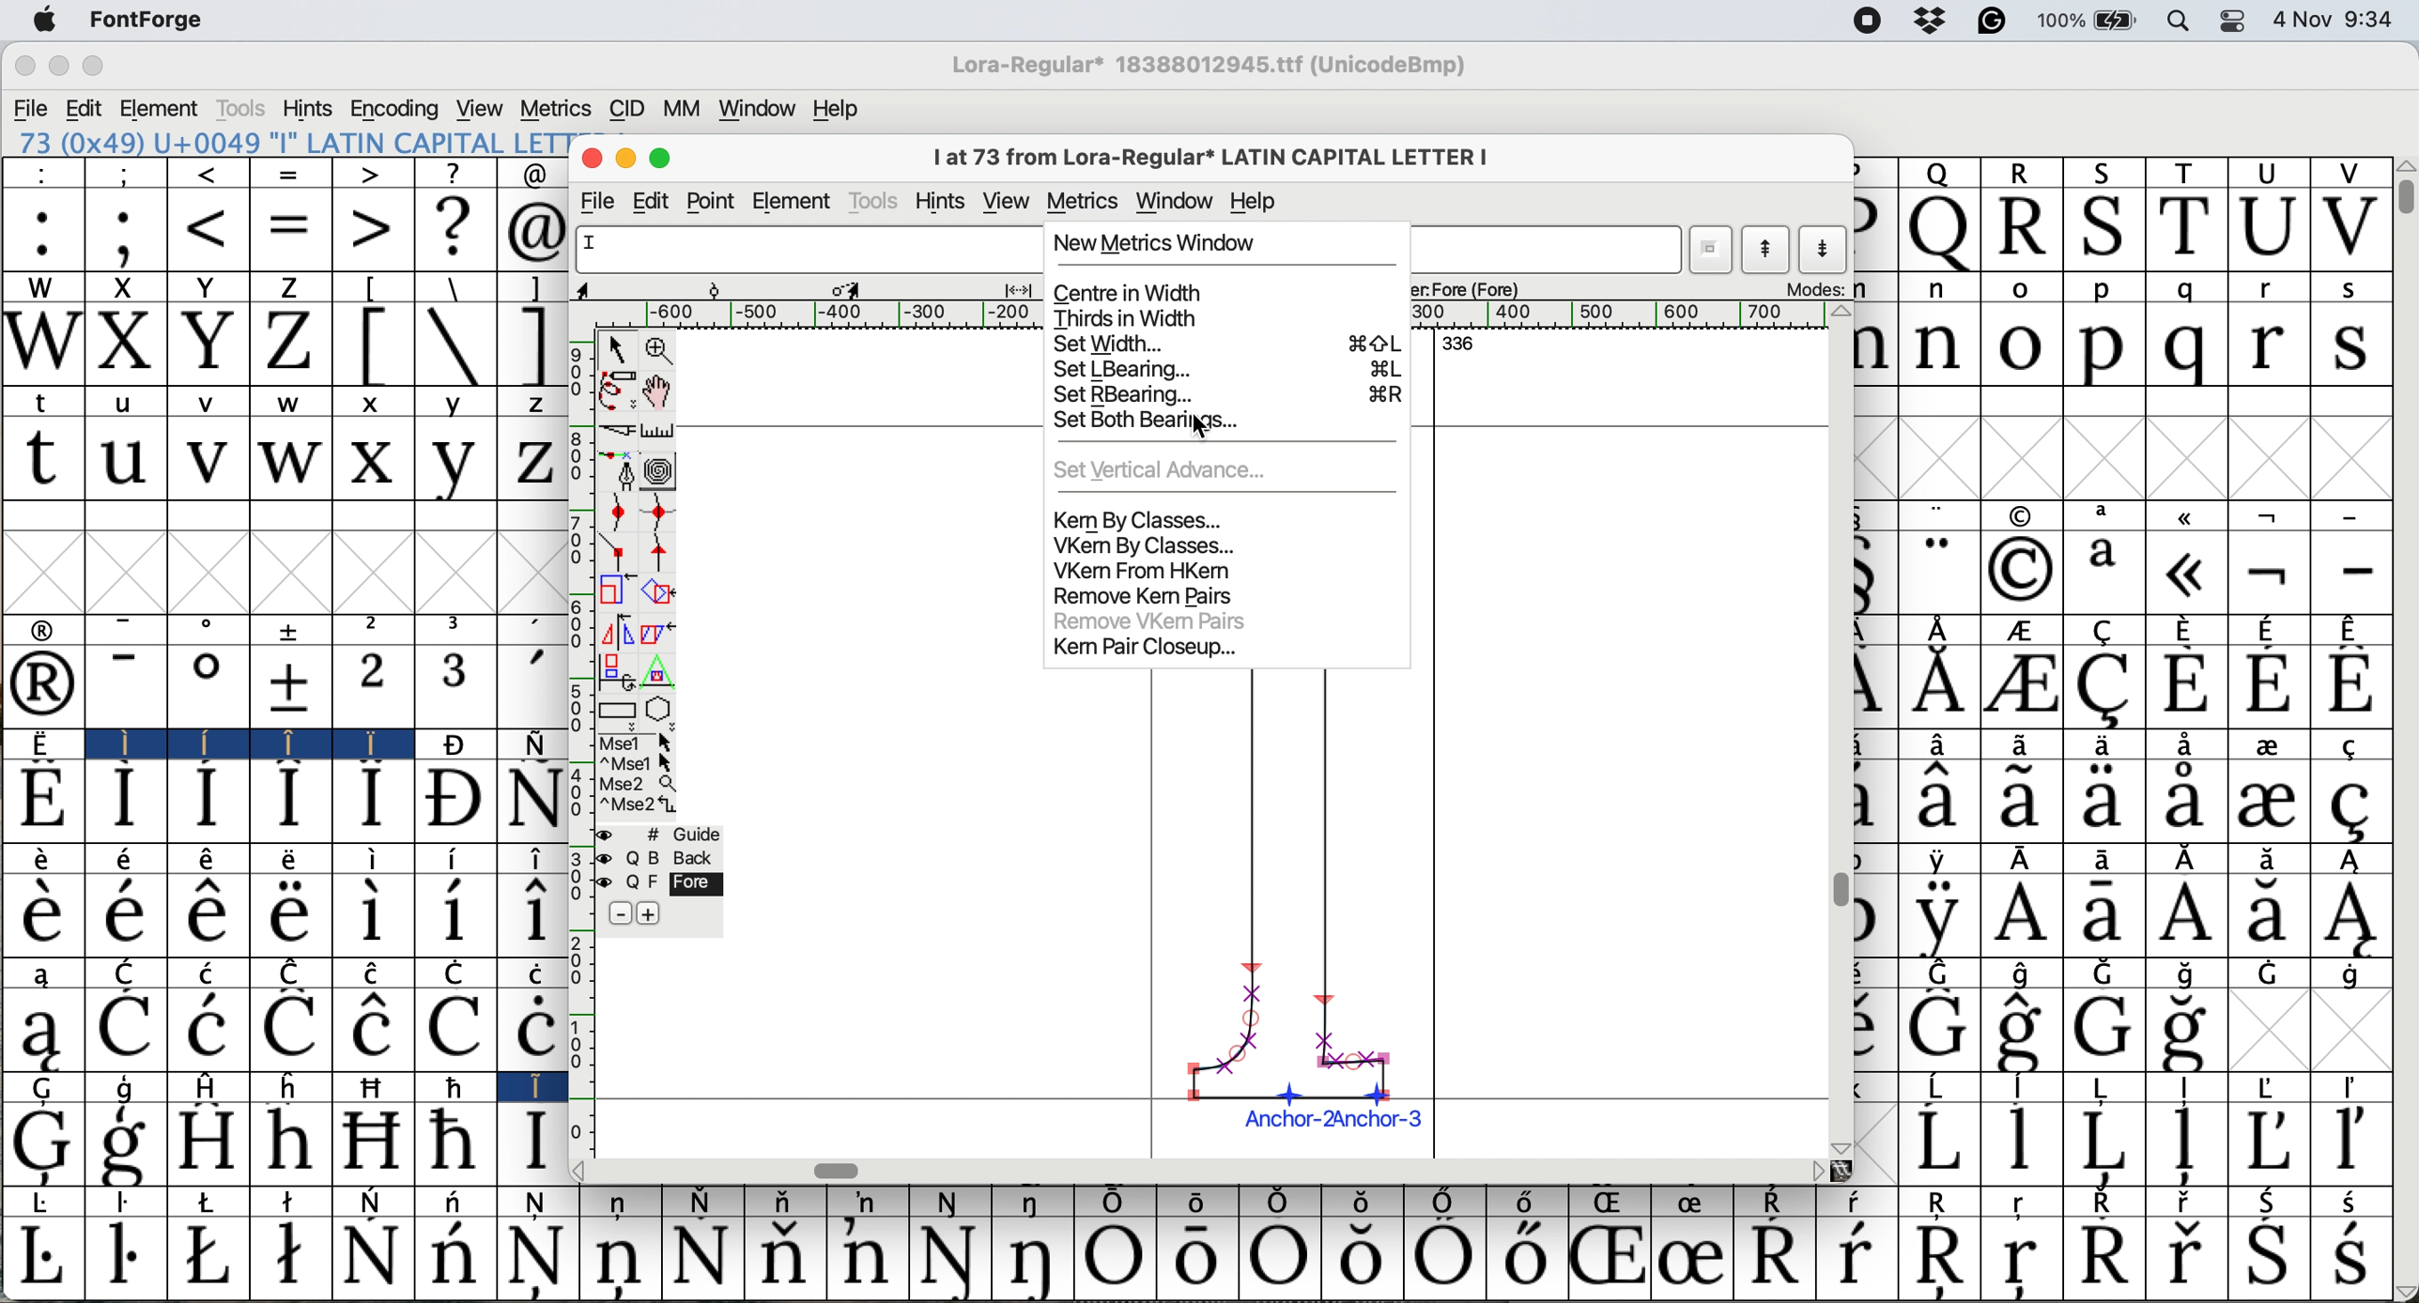  Describe the element at coordinates (453, 915) in the screenshot. I see `Symbol` at that location.